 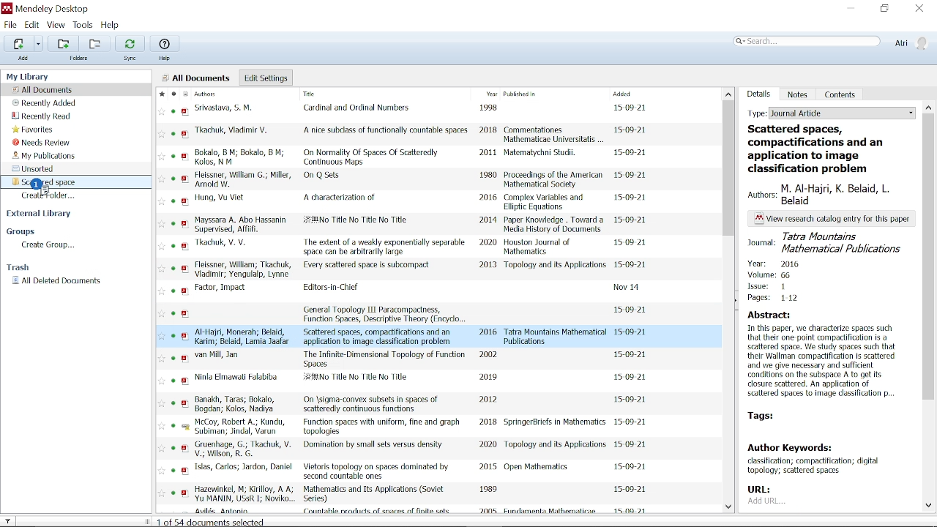 What do you see at coordinates (488, 132) in the screenshot?
I see `2018` at bounding box center [488, 132].